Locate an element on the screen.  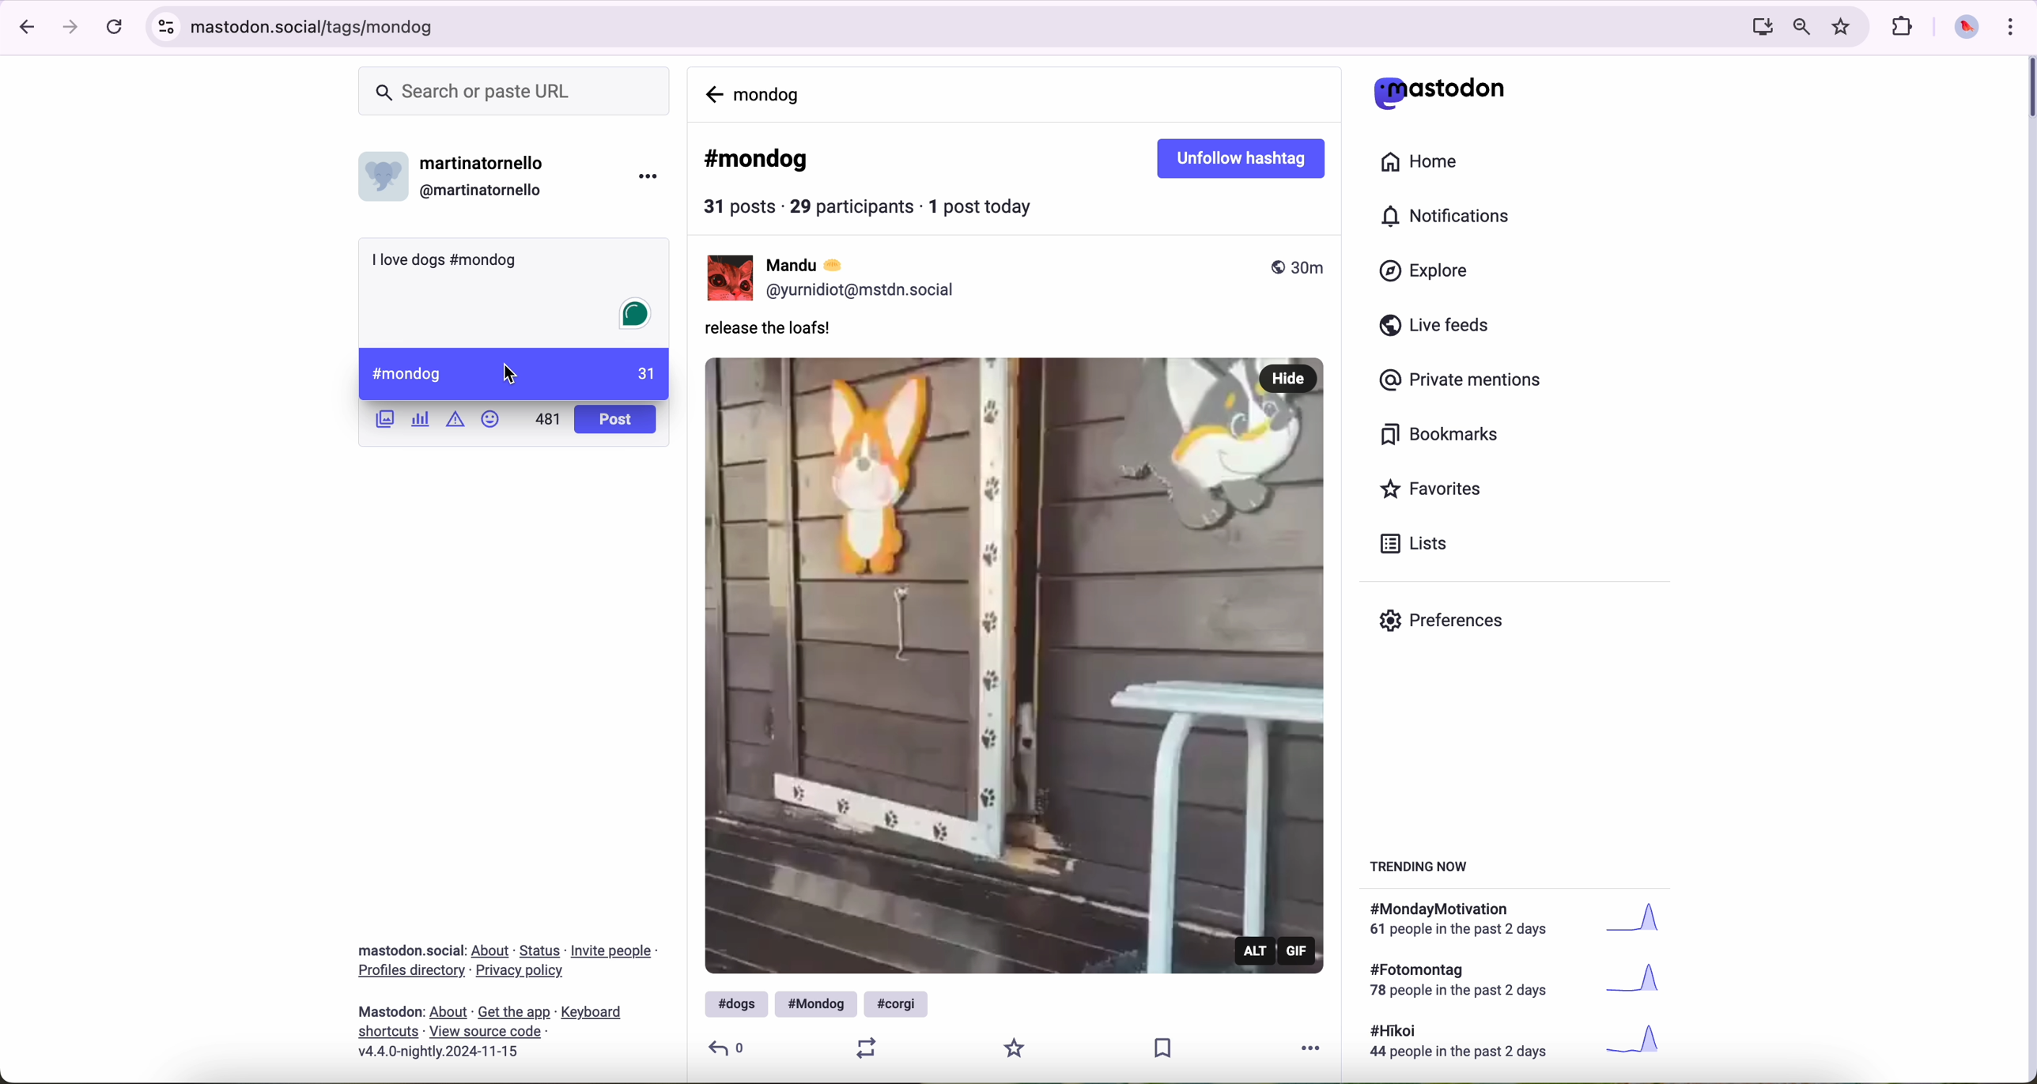
emoji is located at coordinates (490, 421).